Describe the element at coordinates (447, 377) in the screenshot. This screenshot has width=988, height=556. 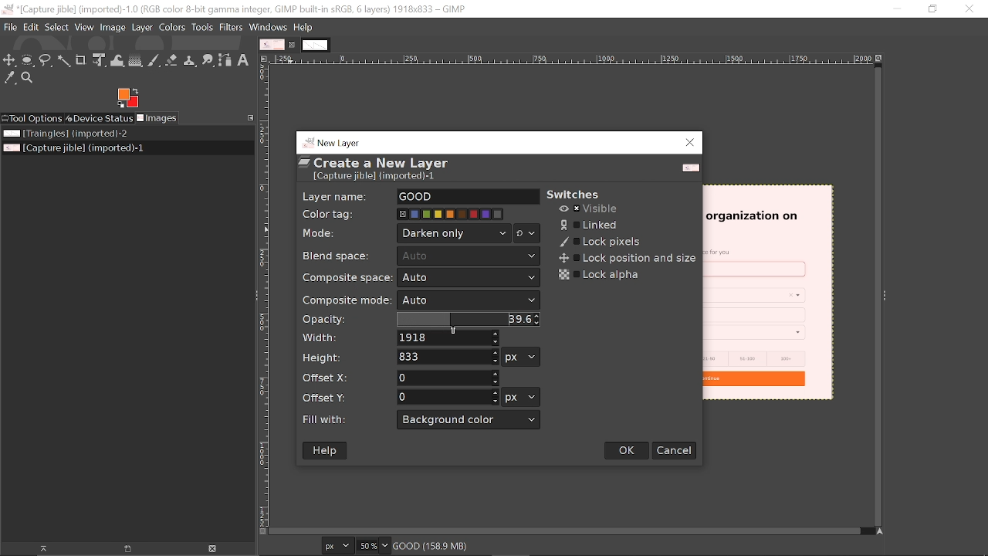
I see `offset X` at that location.